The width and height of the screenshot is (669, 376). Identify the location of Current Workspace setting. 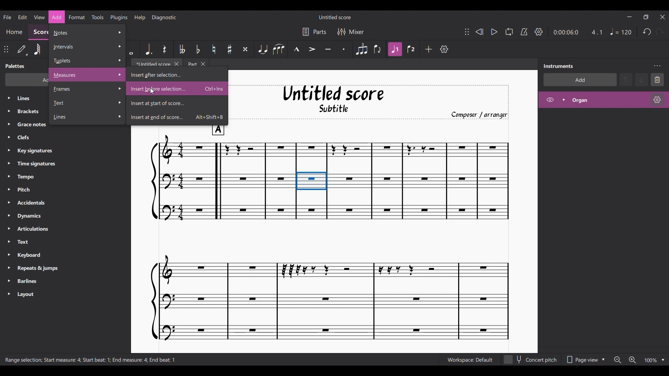
(470, 360).